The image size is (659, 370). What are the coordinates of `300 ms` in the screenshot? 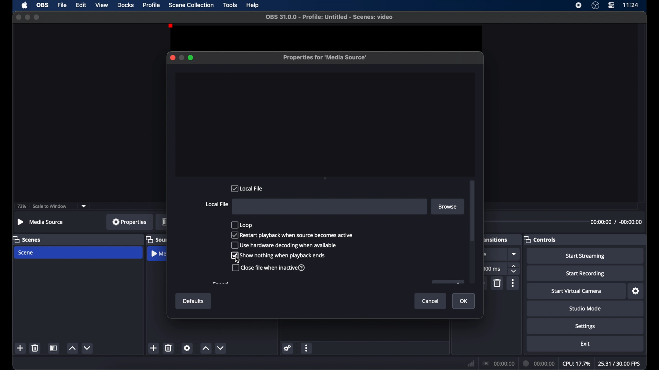 It's located at (492, 269).